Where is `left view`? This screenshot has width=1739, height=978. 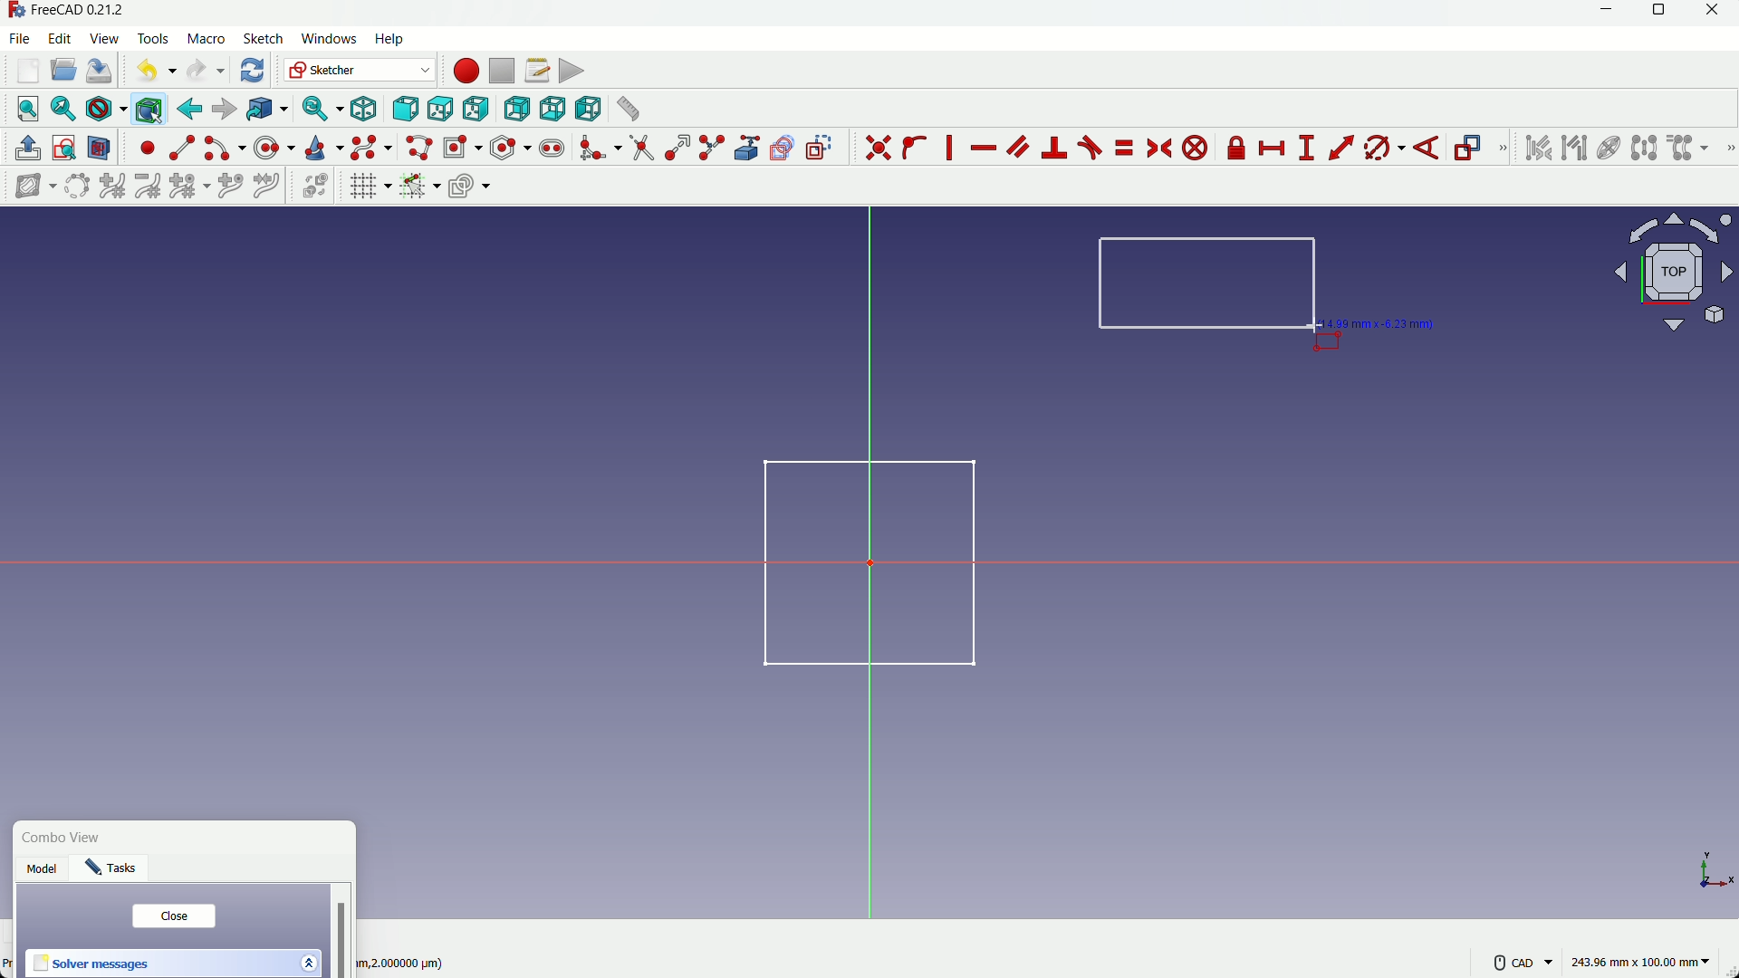 left view is located at coordinates (585, 108).